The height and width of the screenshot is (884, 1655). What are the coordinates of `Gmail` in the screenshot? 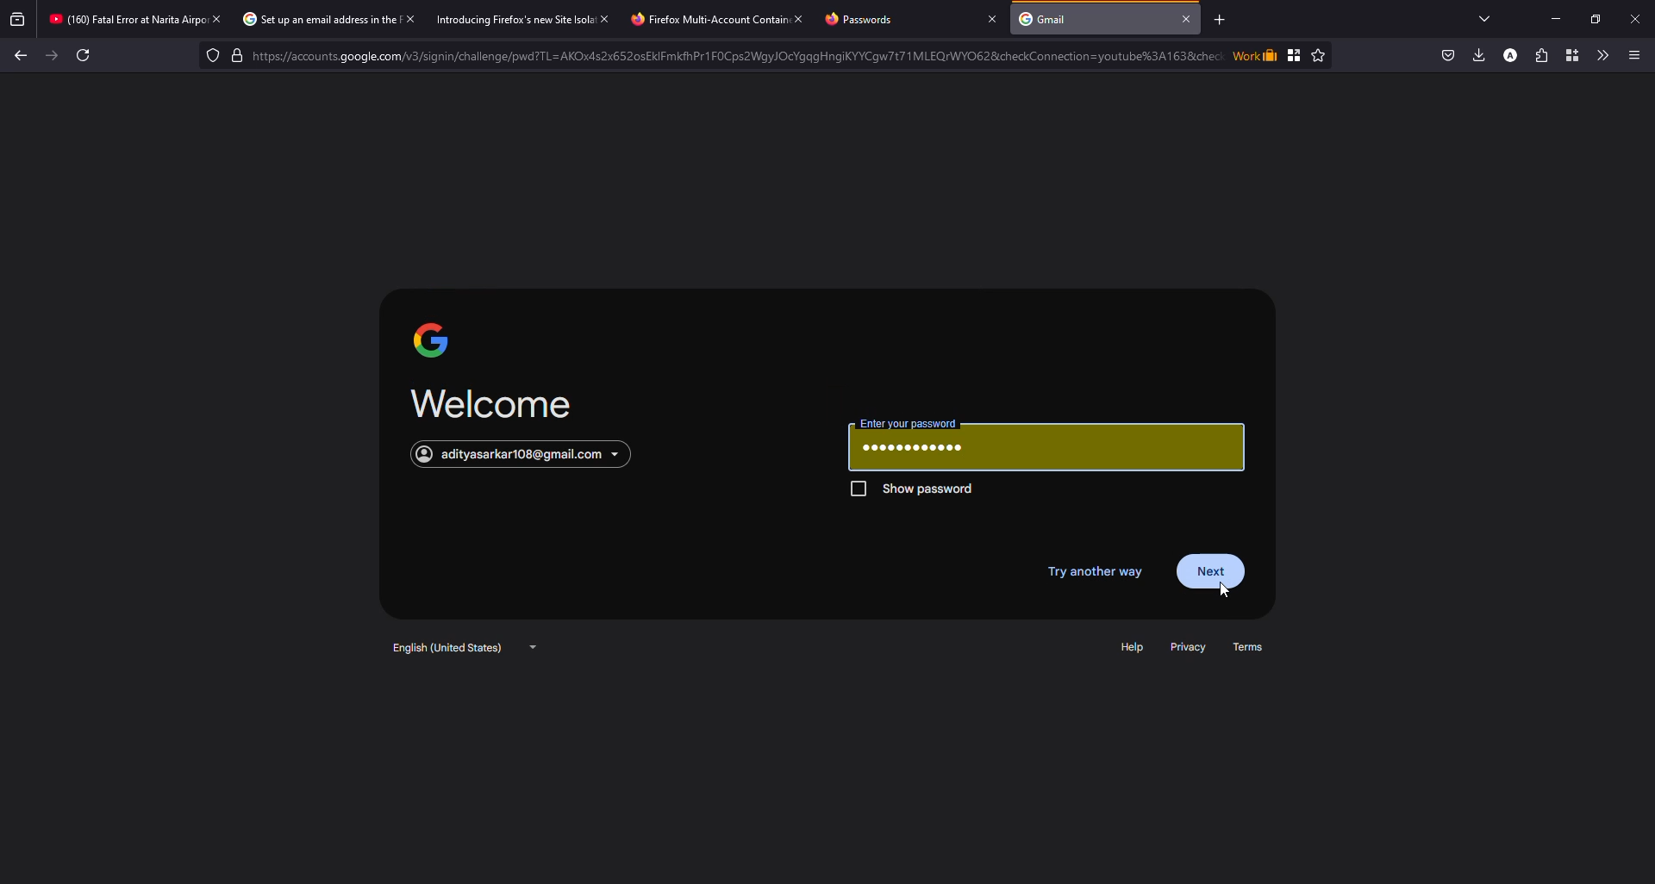 It's located at (1046, 19).